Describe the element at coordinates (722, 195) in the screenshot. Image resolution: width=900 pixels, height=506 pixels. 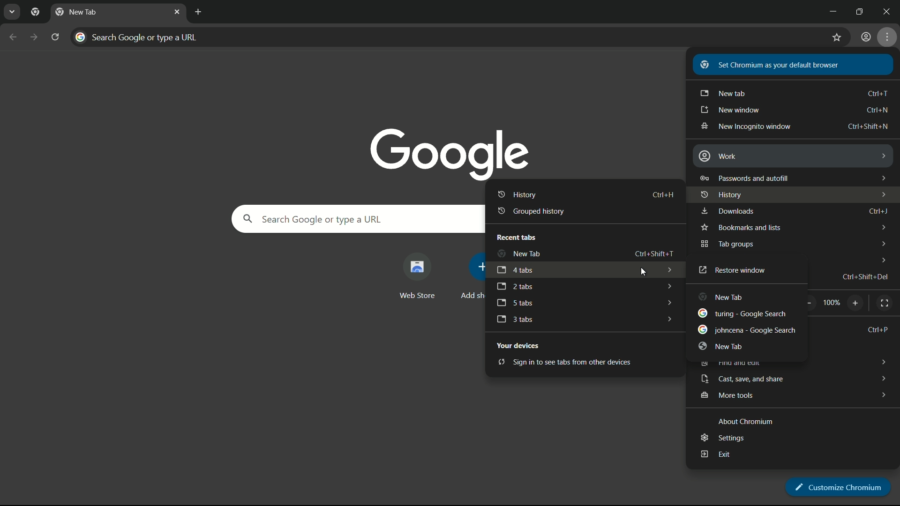
I see `history` at that location.